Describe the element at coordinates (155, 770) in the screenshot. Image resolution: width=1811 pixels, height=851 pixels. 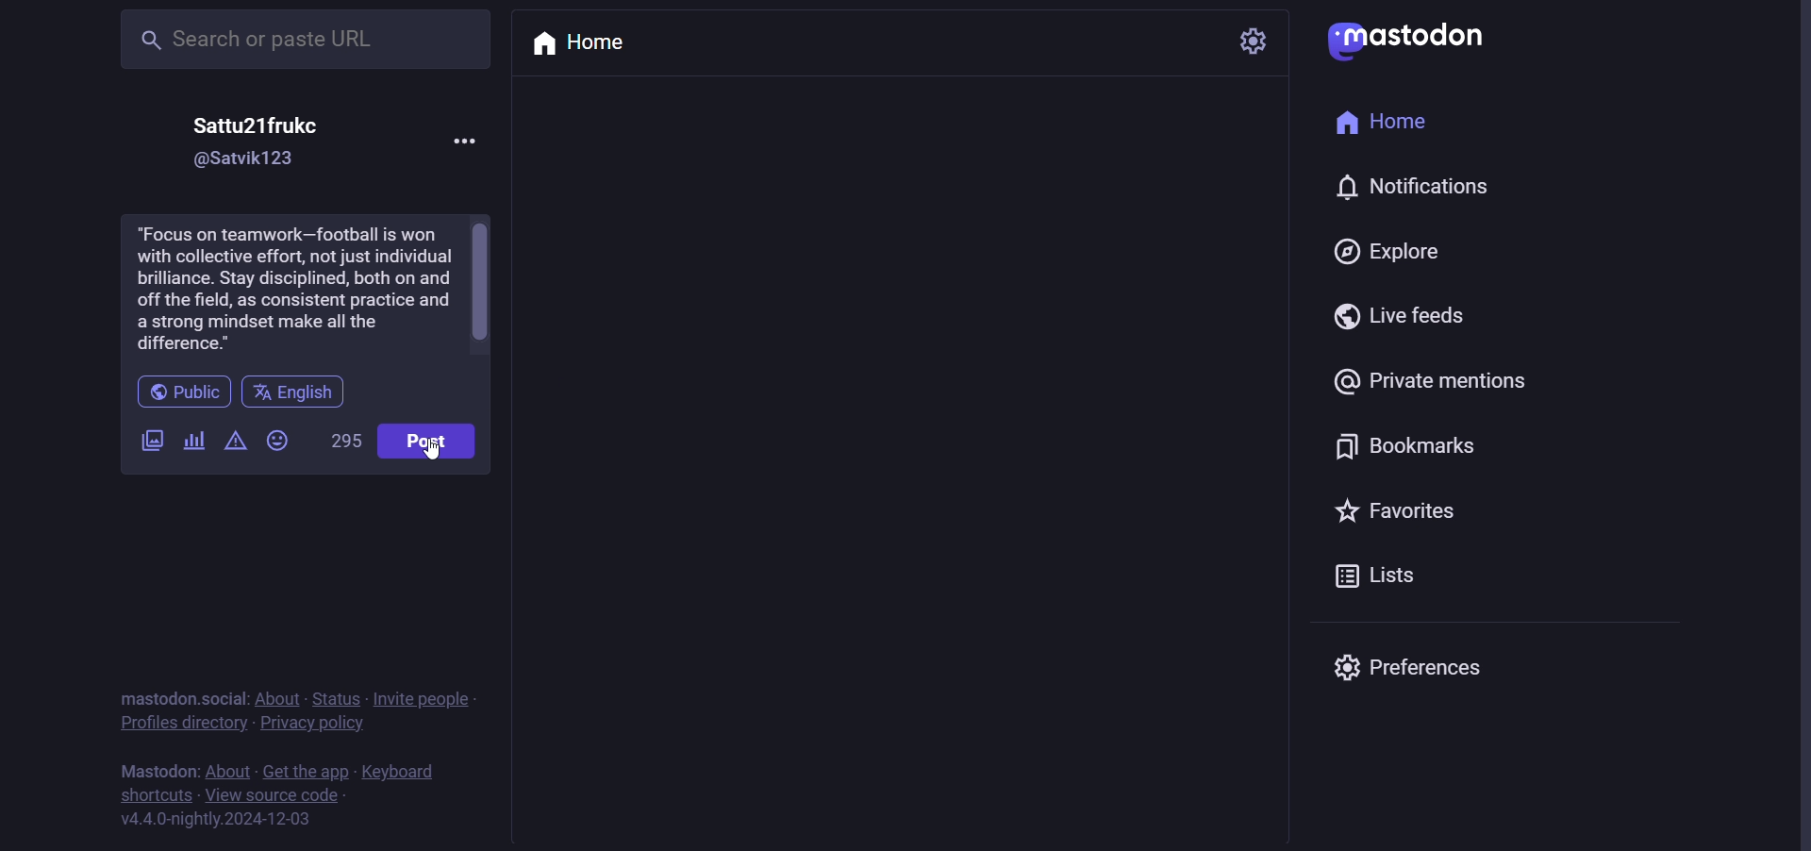
I see `mastodon` at that location.